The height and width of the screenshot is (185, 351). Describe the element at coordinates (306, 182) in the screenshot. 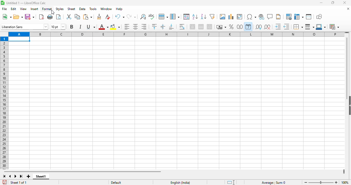

I see `zoom out` at that location.